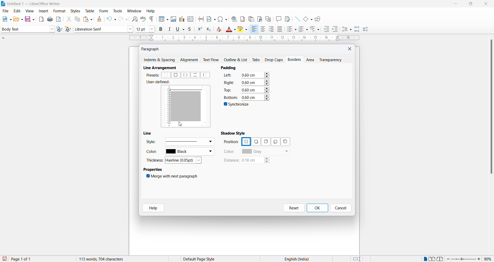 This screenshot has height=262, width=494. I want to click on strike through, so click(191, 29).